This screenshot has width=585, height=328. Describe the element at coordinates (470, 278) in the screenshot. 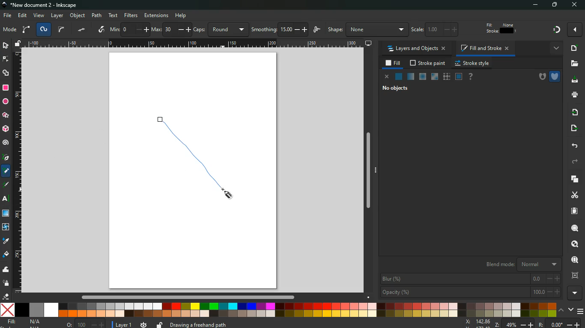

I see `blur` at that location.